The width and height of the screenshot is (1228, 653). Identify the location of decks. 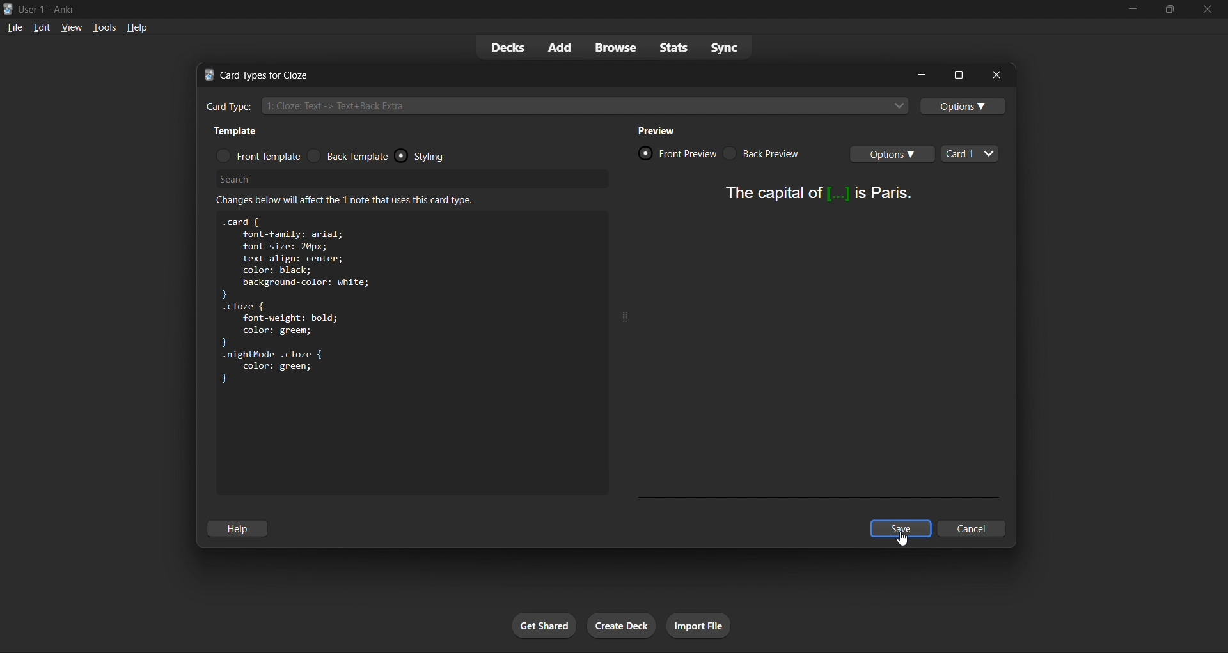
(505, 47).